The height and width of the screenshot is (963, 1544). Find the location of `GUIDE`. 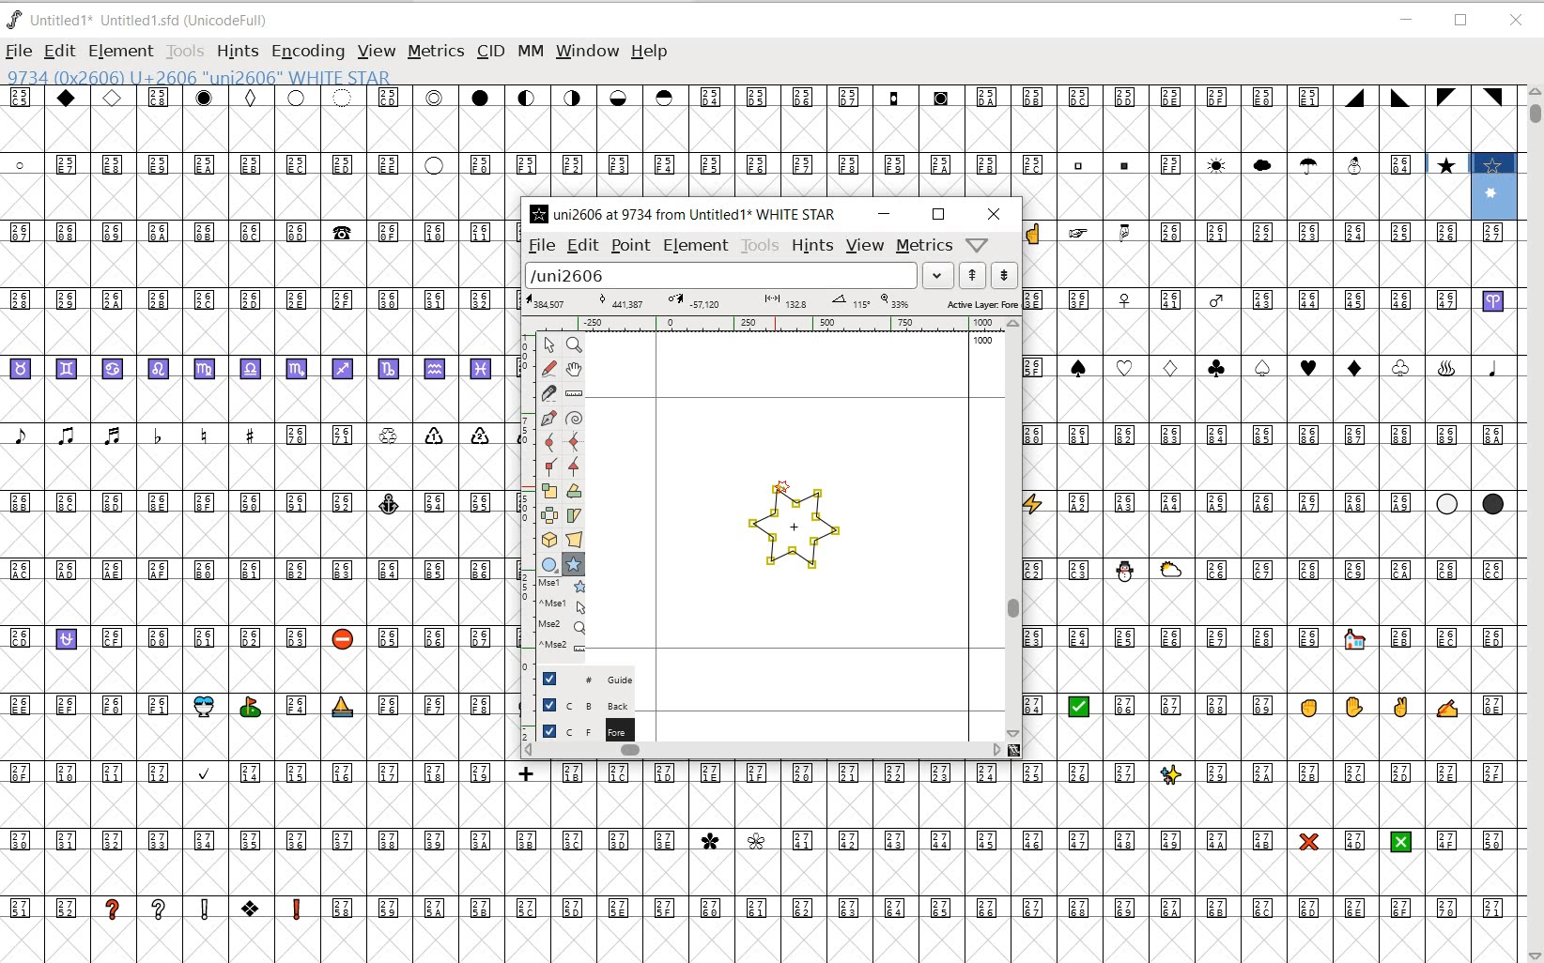

GUIDE is located at coordinates (578, 679).